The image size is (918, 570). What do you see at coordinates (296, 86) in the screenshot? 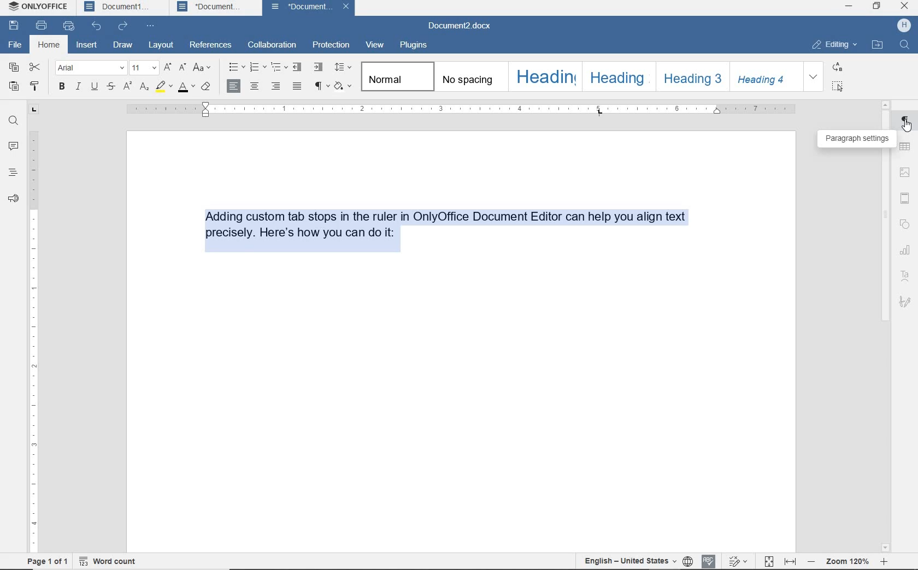
I see `justified` at bounding box center [296, 86].